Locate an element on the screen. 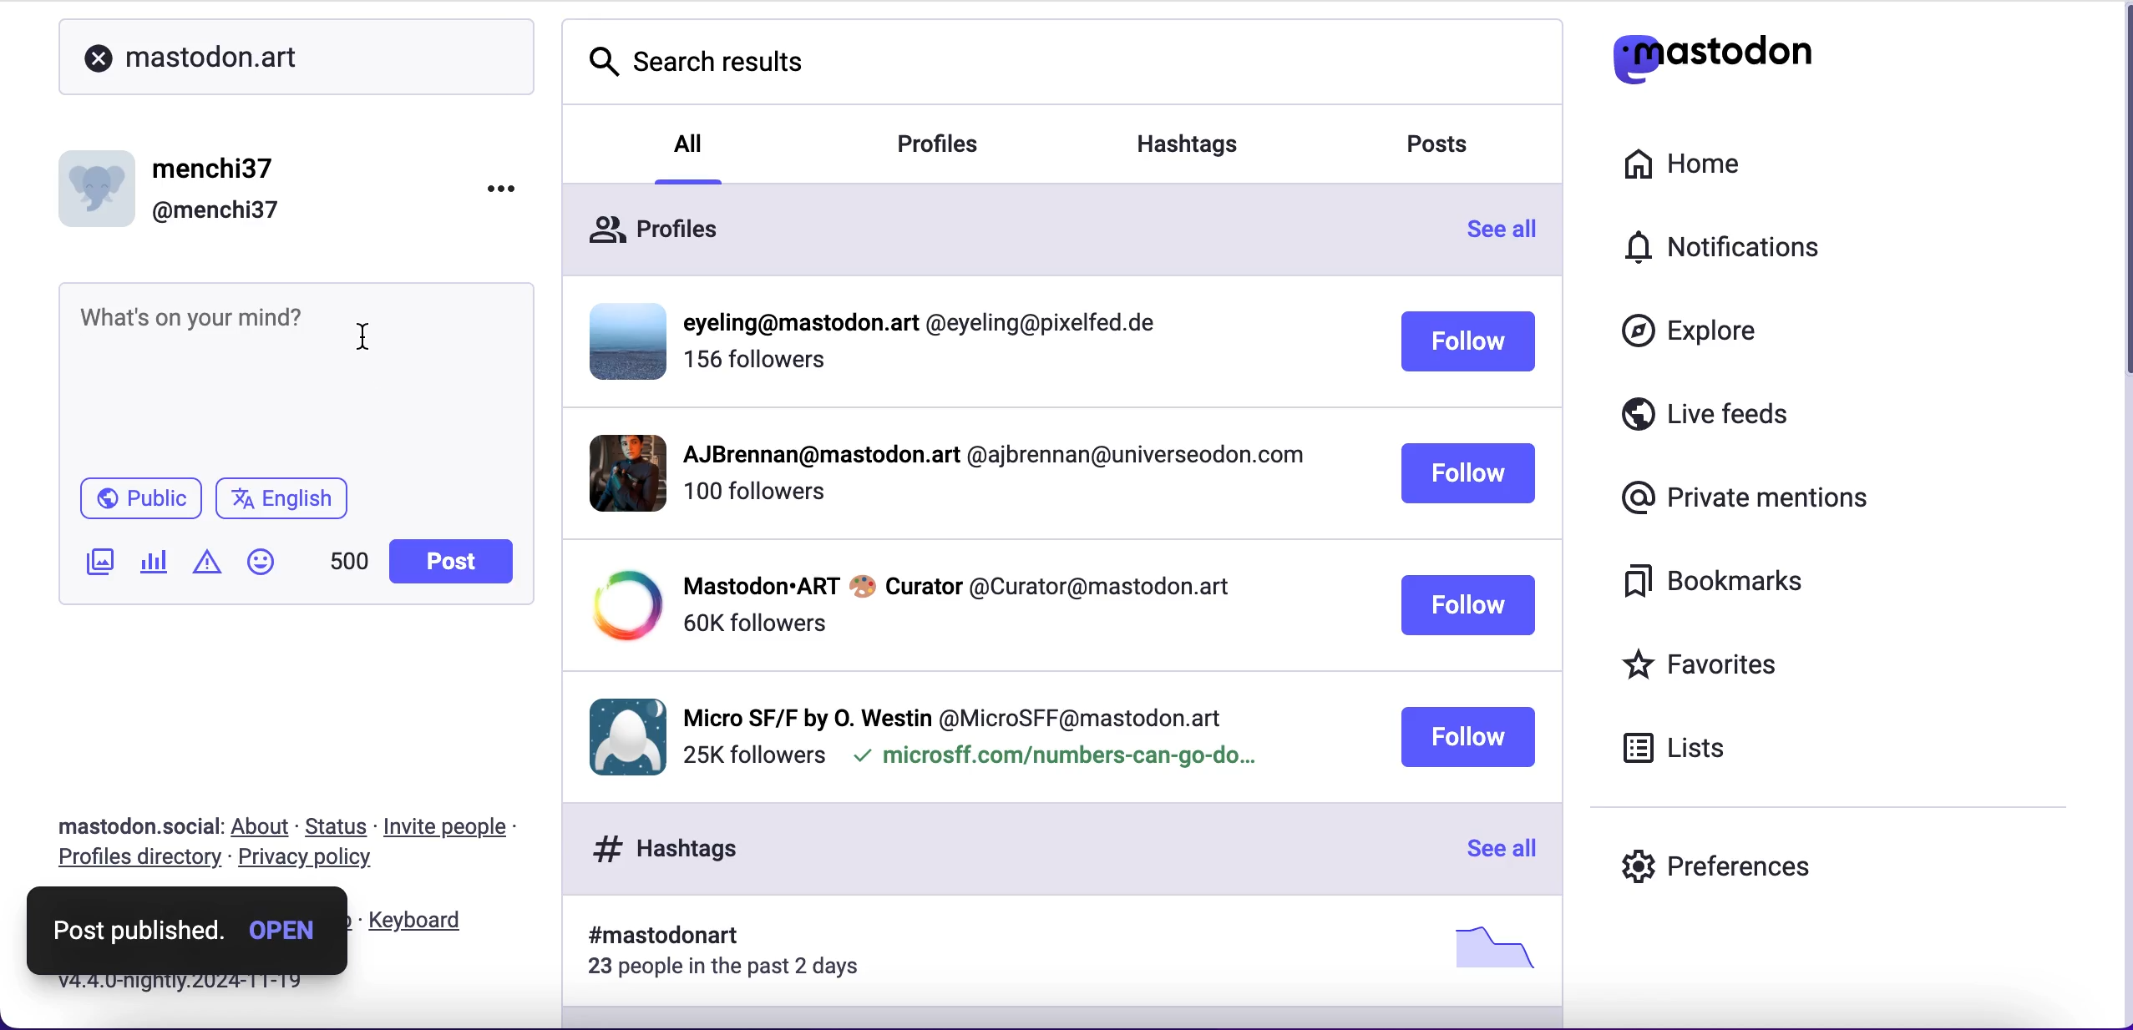 This screenshot has width=2133, height=1030. preferences is located at coordinates (1728, 866).